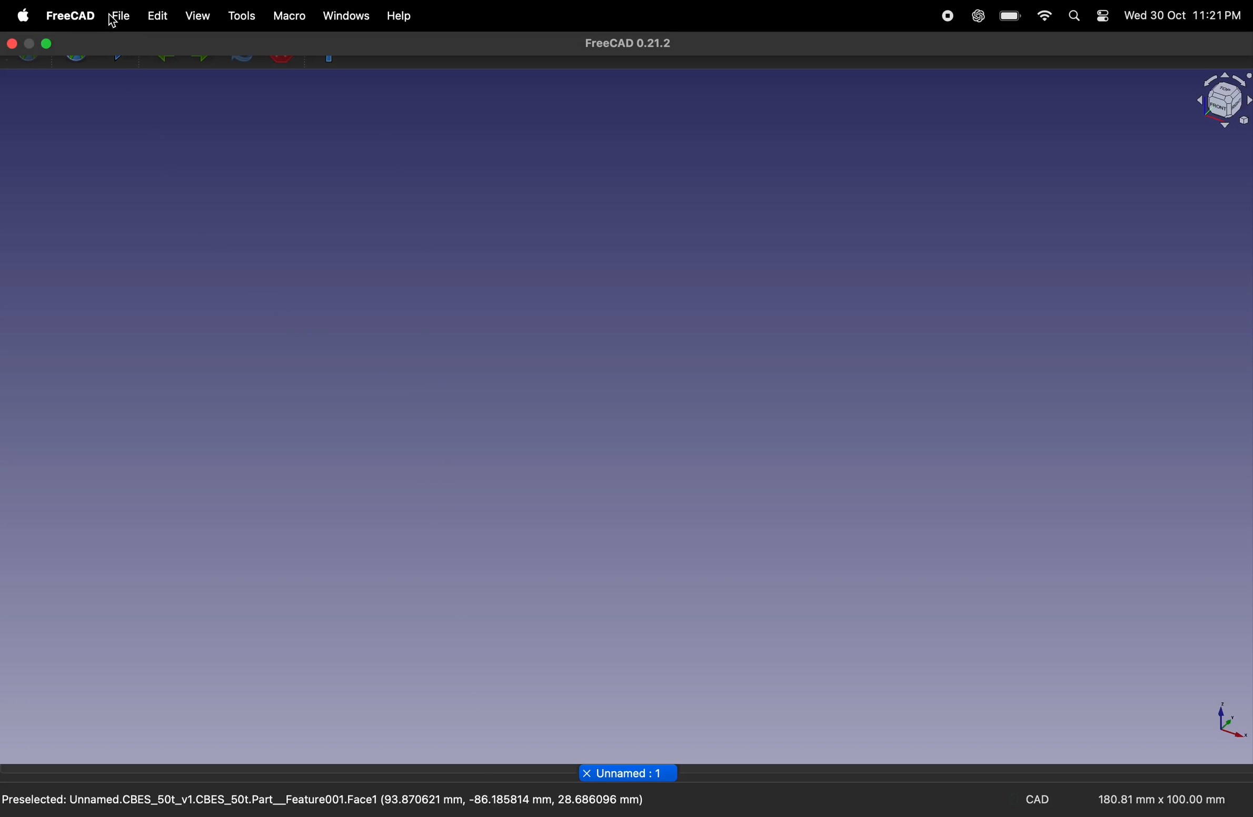 The width and height of the screenshot is (1253, 817). What do you see at coordinates (1039, 801) in the screenshot?
I see `CAD` at bounding box center [1039, 801].